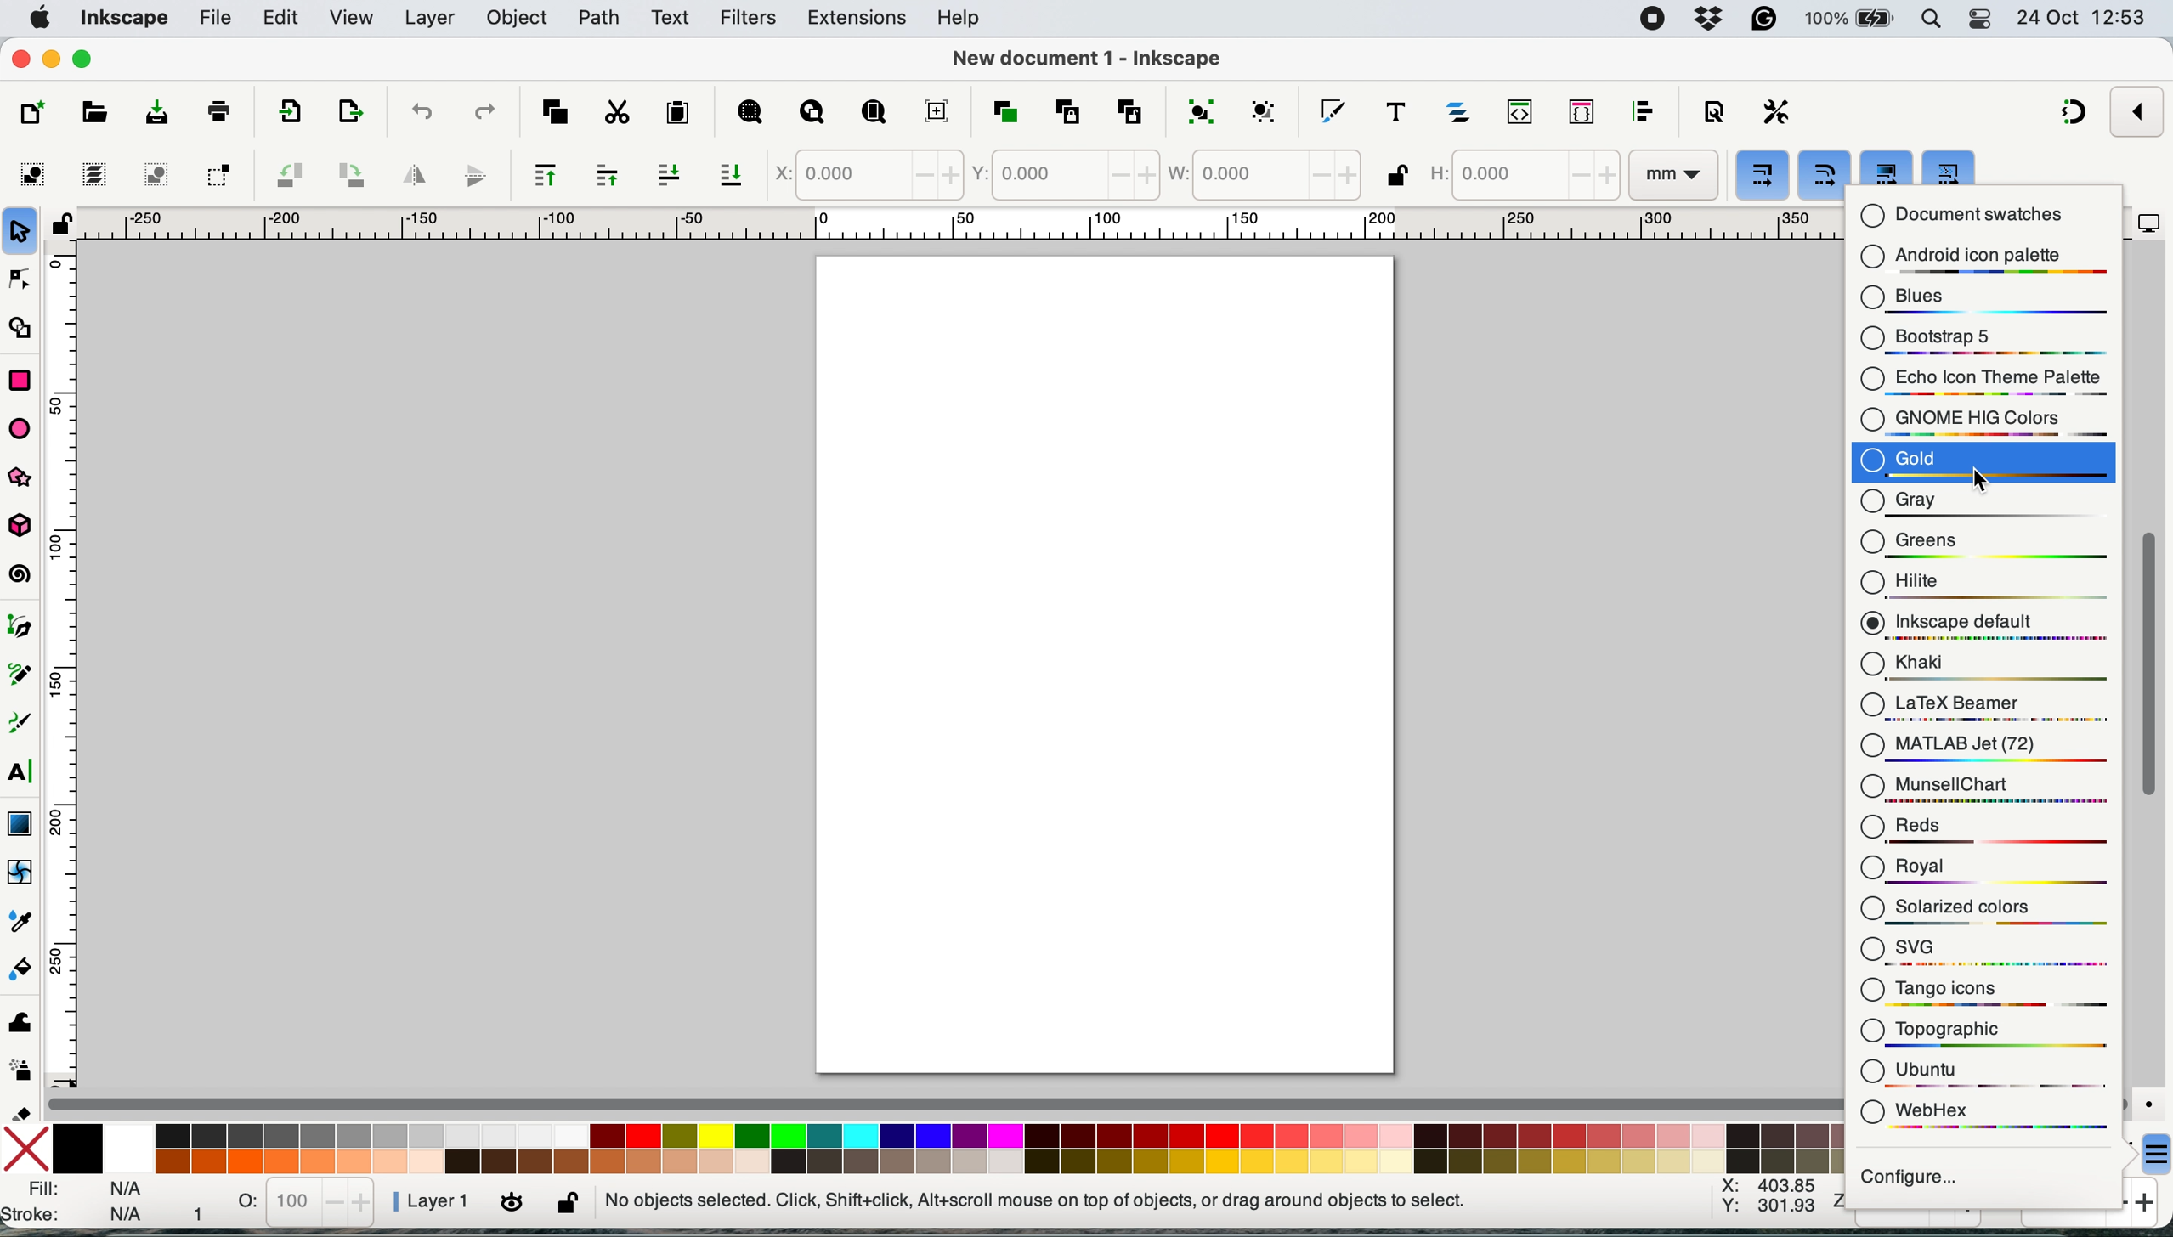 The image size is (2173, 1237). Describe the element at coordinates (1989, 584) in the screenshot. I see `hilte` at that location.